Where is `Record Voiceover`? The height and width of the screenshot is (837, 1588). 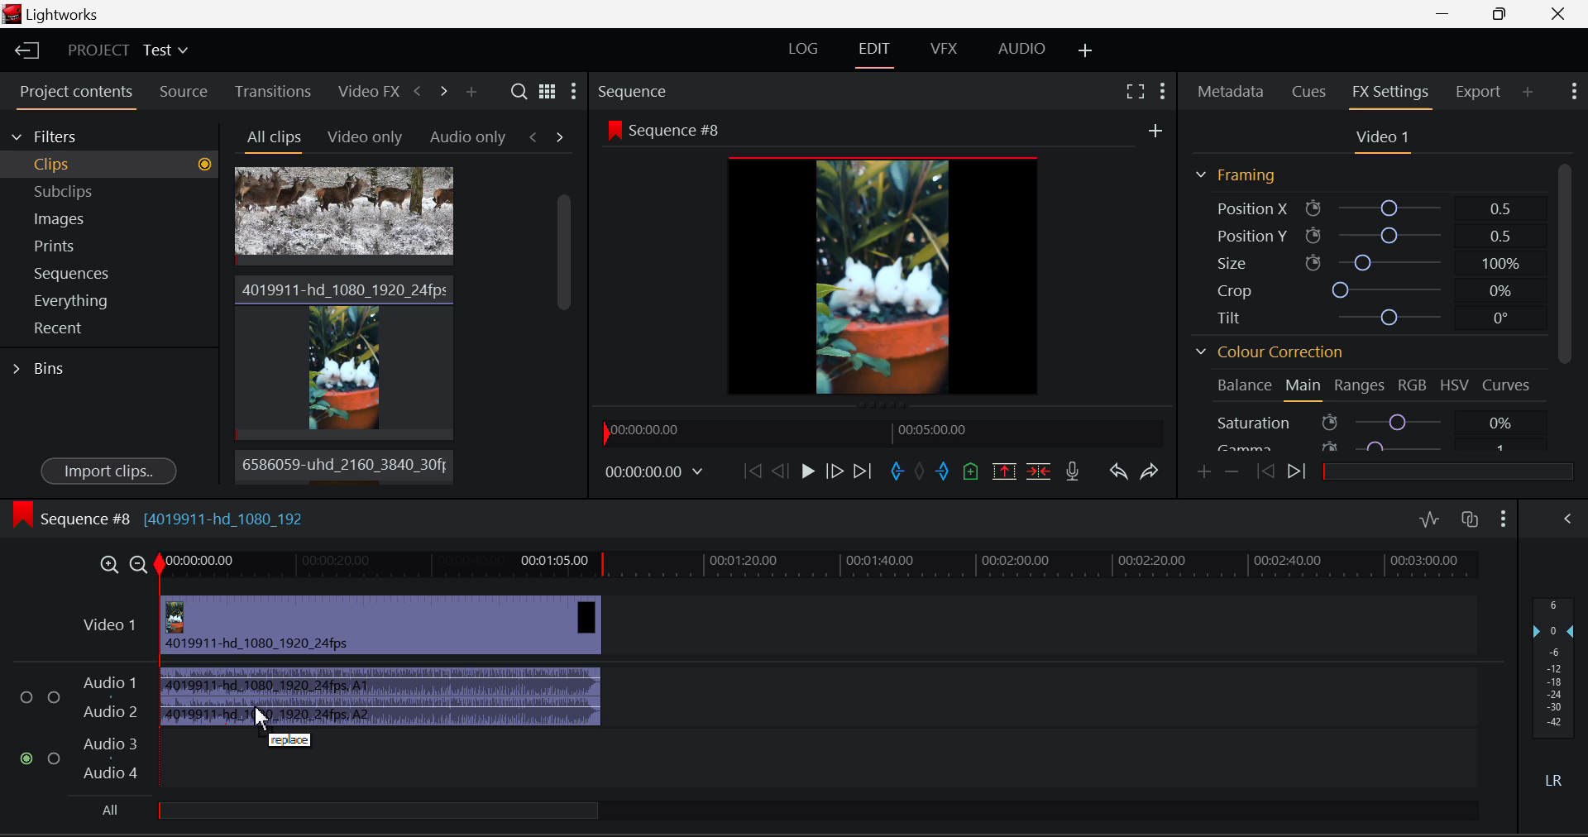
Record Voiceover is located at coordinates (1076, 471).